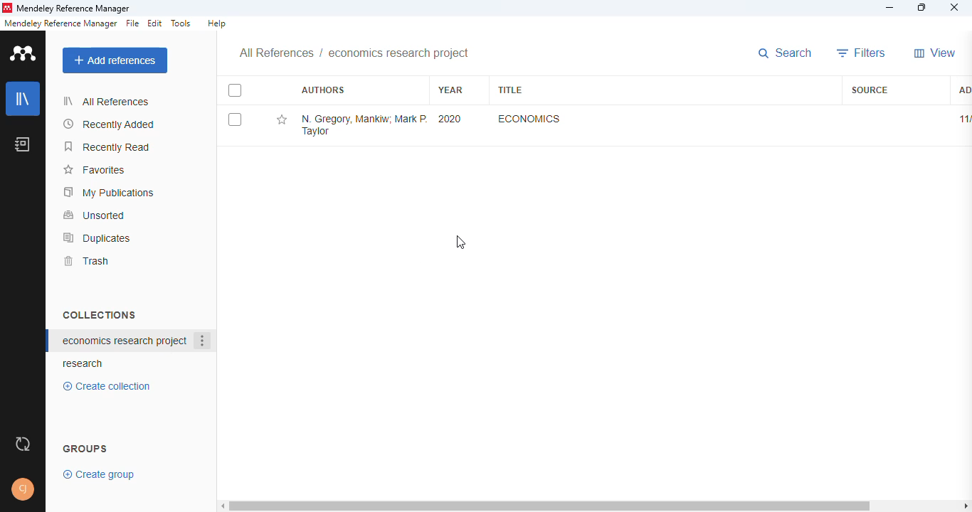  What do you see at coordinates (216, 23) in the screenshot?
I see `help` at bounding box center [216, 23].